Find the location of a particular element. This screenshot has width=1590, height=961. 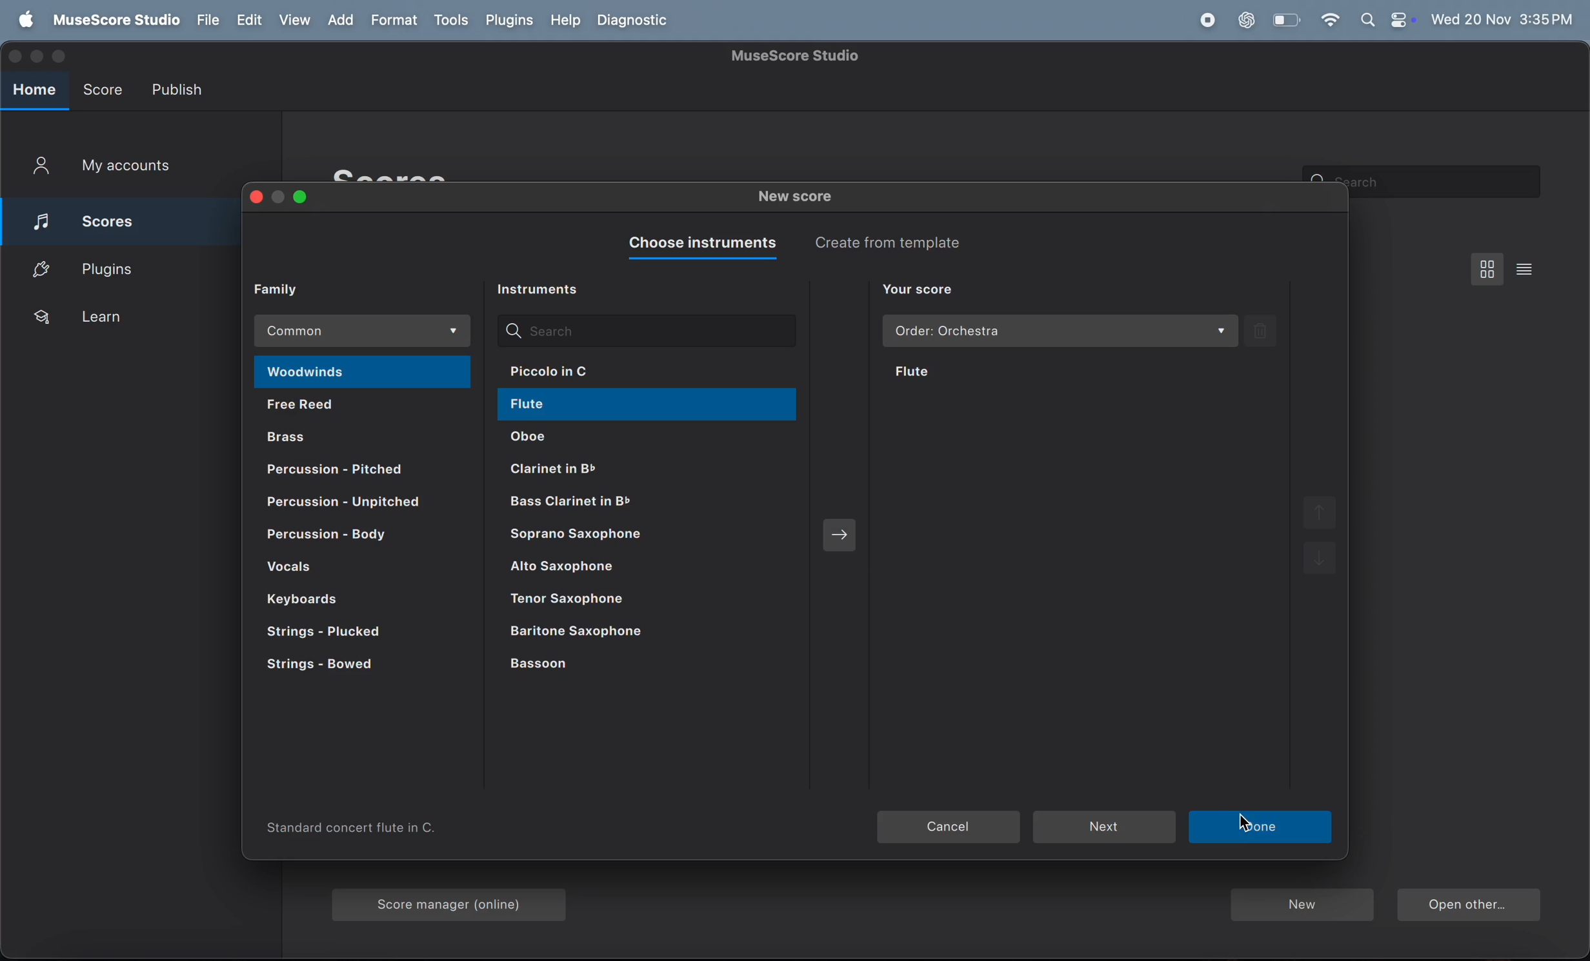

piccolo in c is located at coordinates (599, 370).